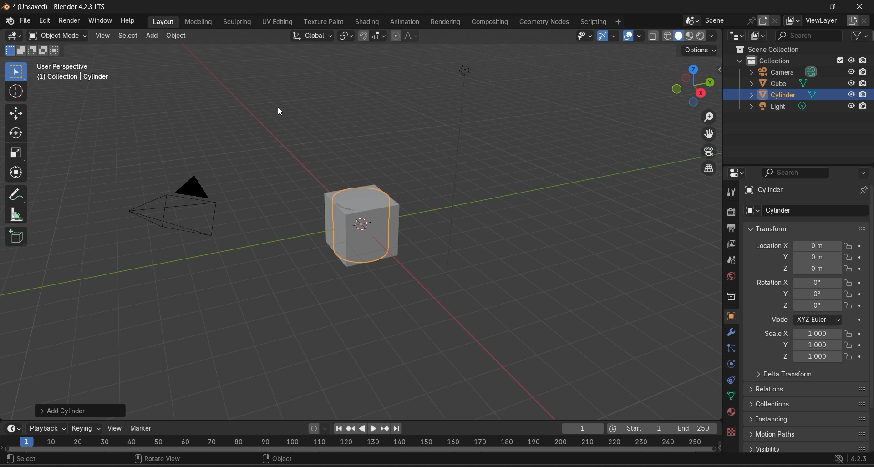 The width and height of the screenshot is (874, 467). What do you see at coordinates (366, 226) in the screenshot?
I see `cube` at bounding box center [366, 226].